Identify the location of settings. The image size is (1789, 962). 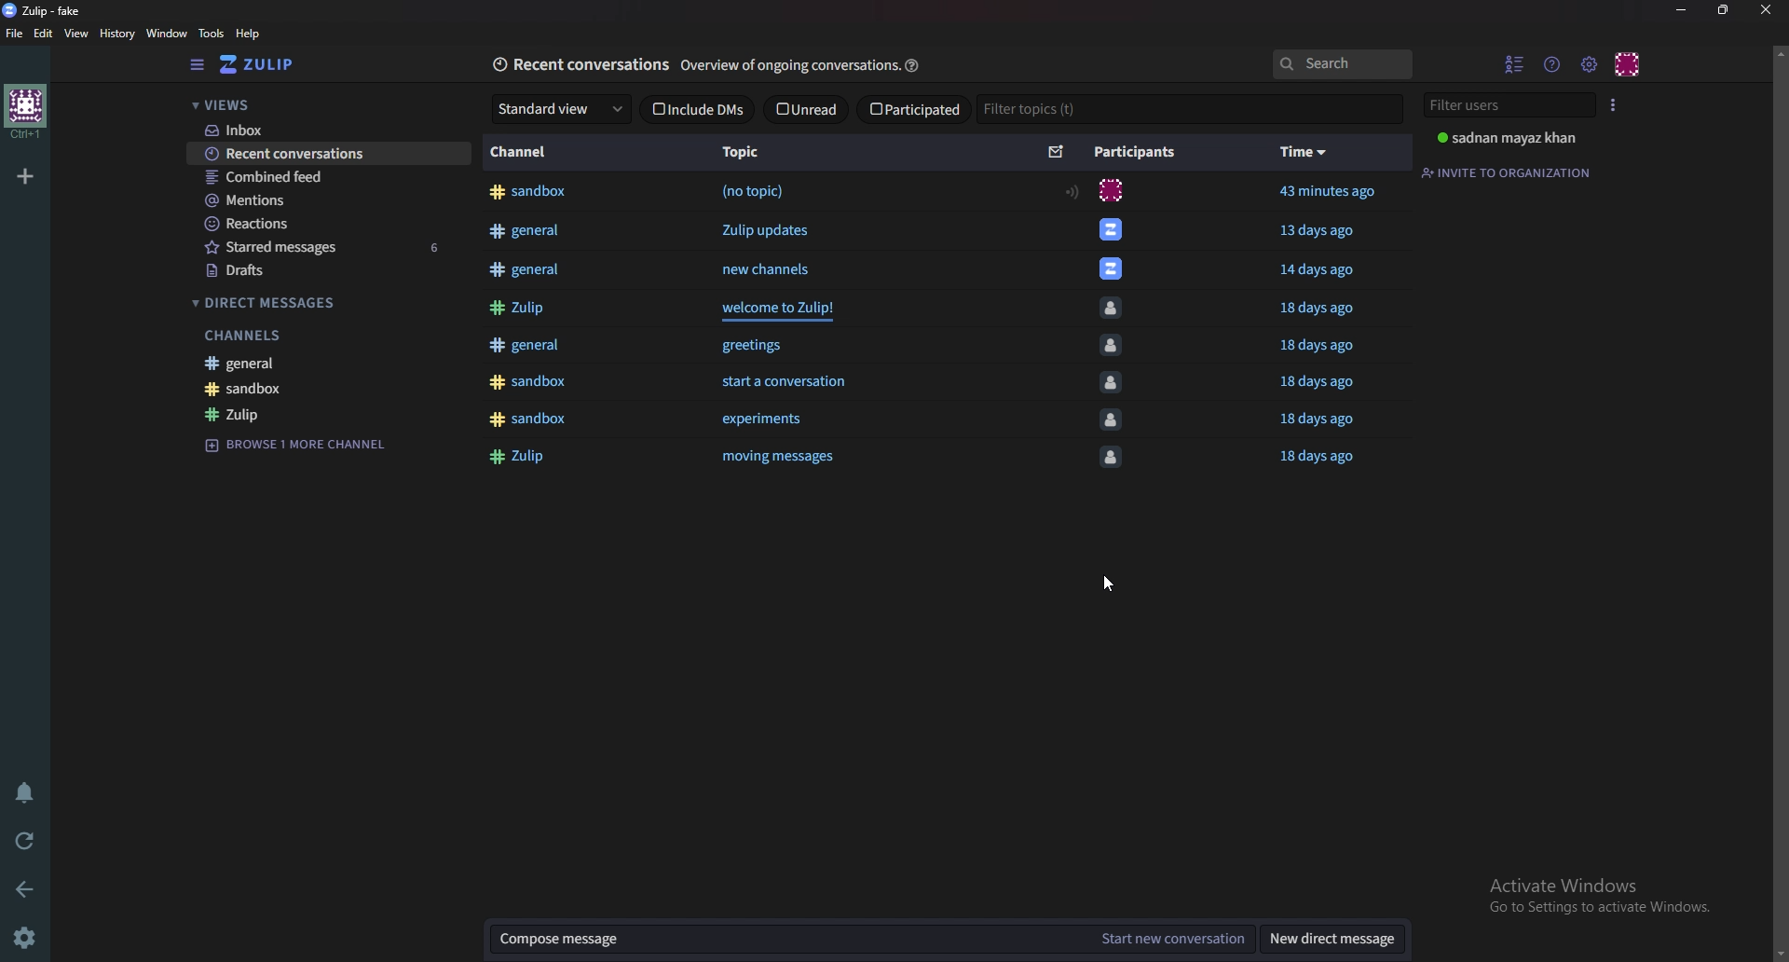
(22, 937).